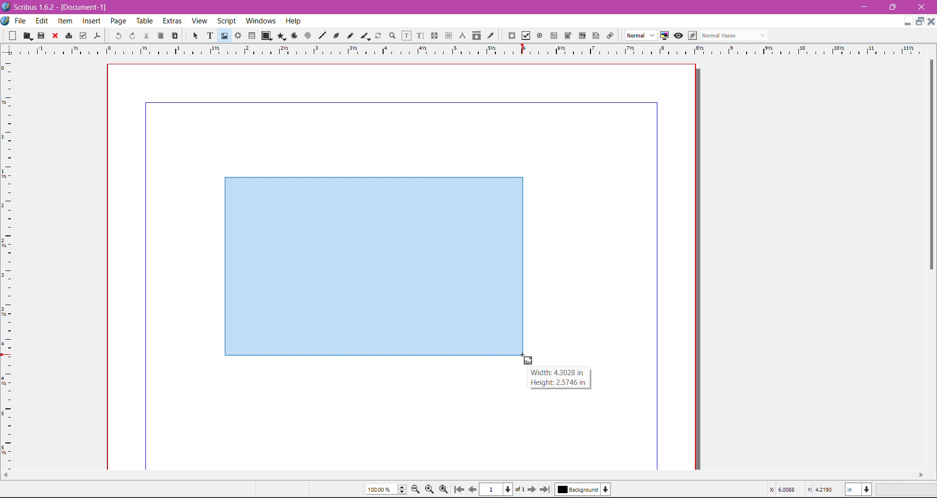 This screenshot has height=498, width=937. I want to click on Zoom Level, so click(907, 490).